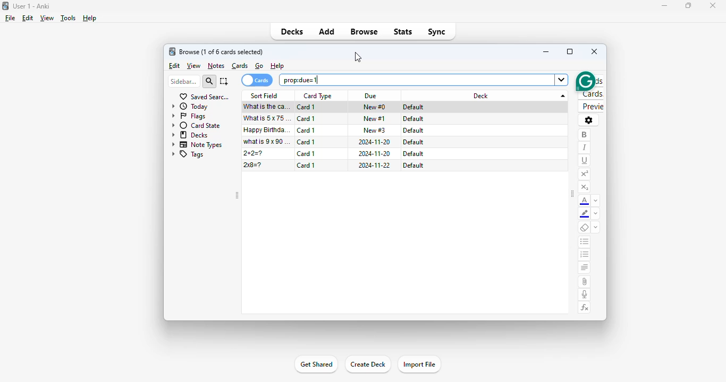  I want to click on edit, so click(175, 65).